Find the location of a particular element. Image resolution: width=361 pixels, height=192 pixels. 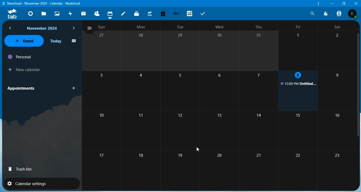

calendar is located at coordinates (110, 13).